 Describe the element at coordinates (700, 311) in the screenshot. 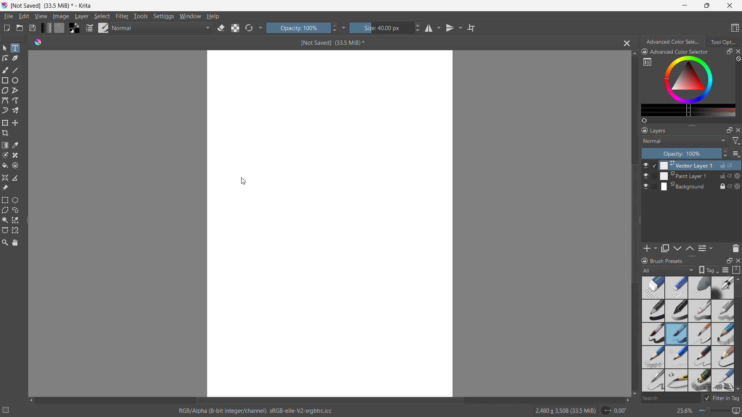

I see `pencil` at that location.